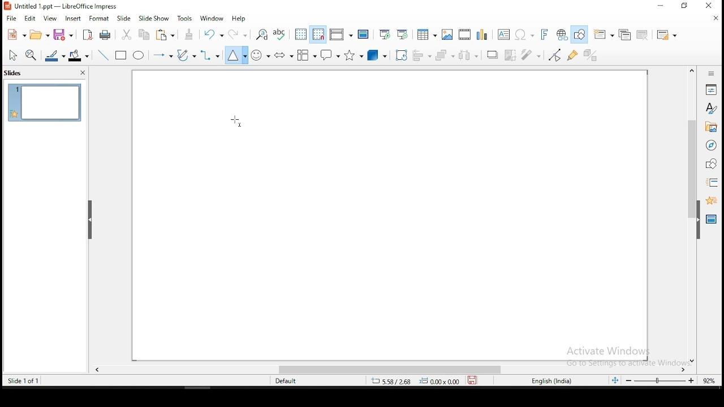 The width and height of the screenshot is (724, 407). Describe the element at coordinates (124, 17) in the screenshot. I see `slide` at that location.